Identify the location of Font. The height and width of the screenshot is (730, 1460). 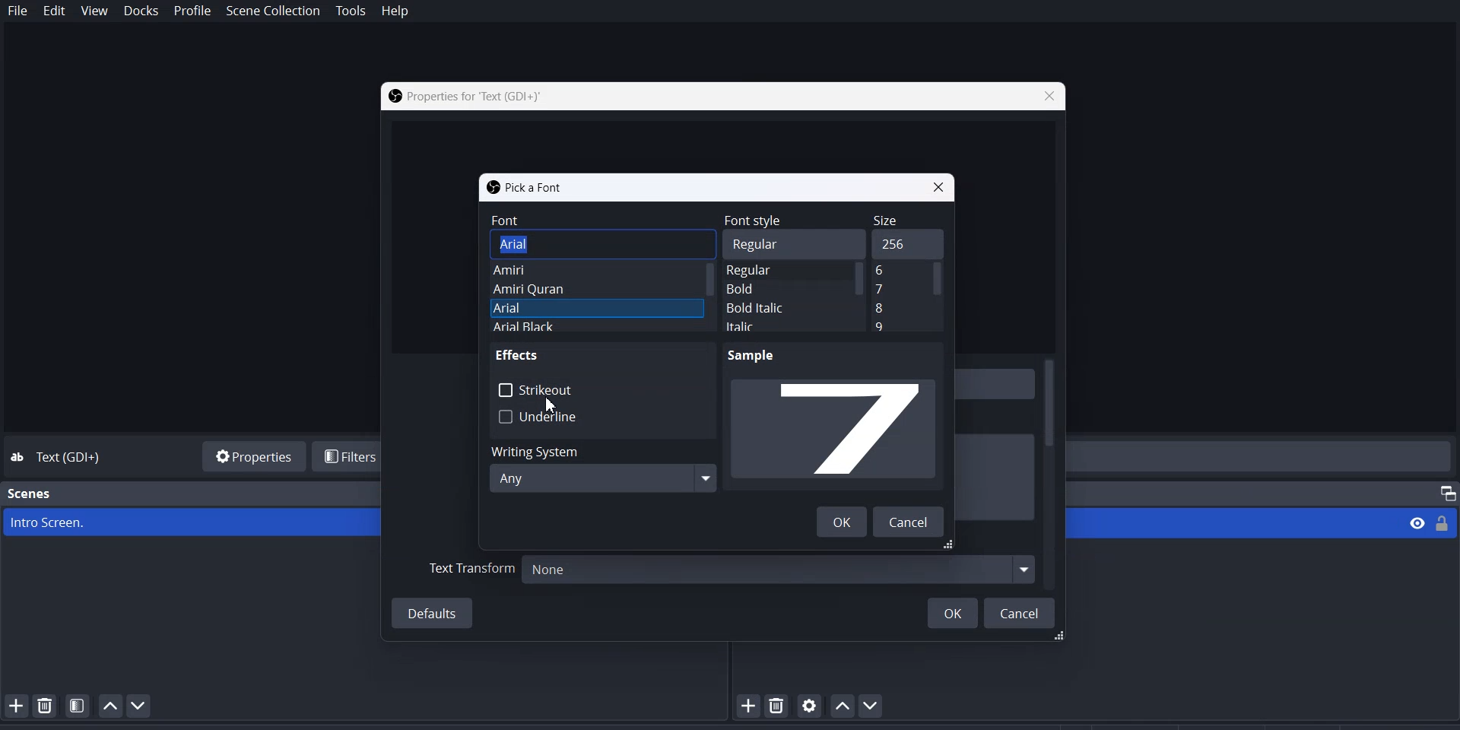
(601, 220).